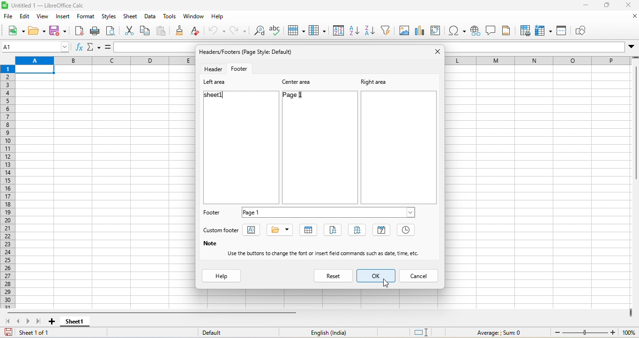  What do you see at coordinates (635, 124) in the screenshot?
I see `vertical scroll bar` at bounding box center [635, 124].